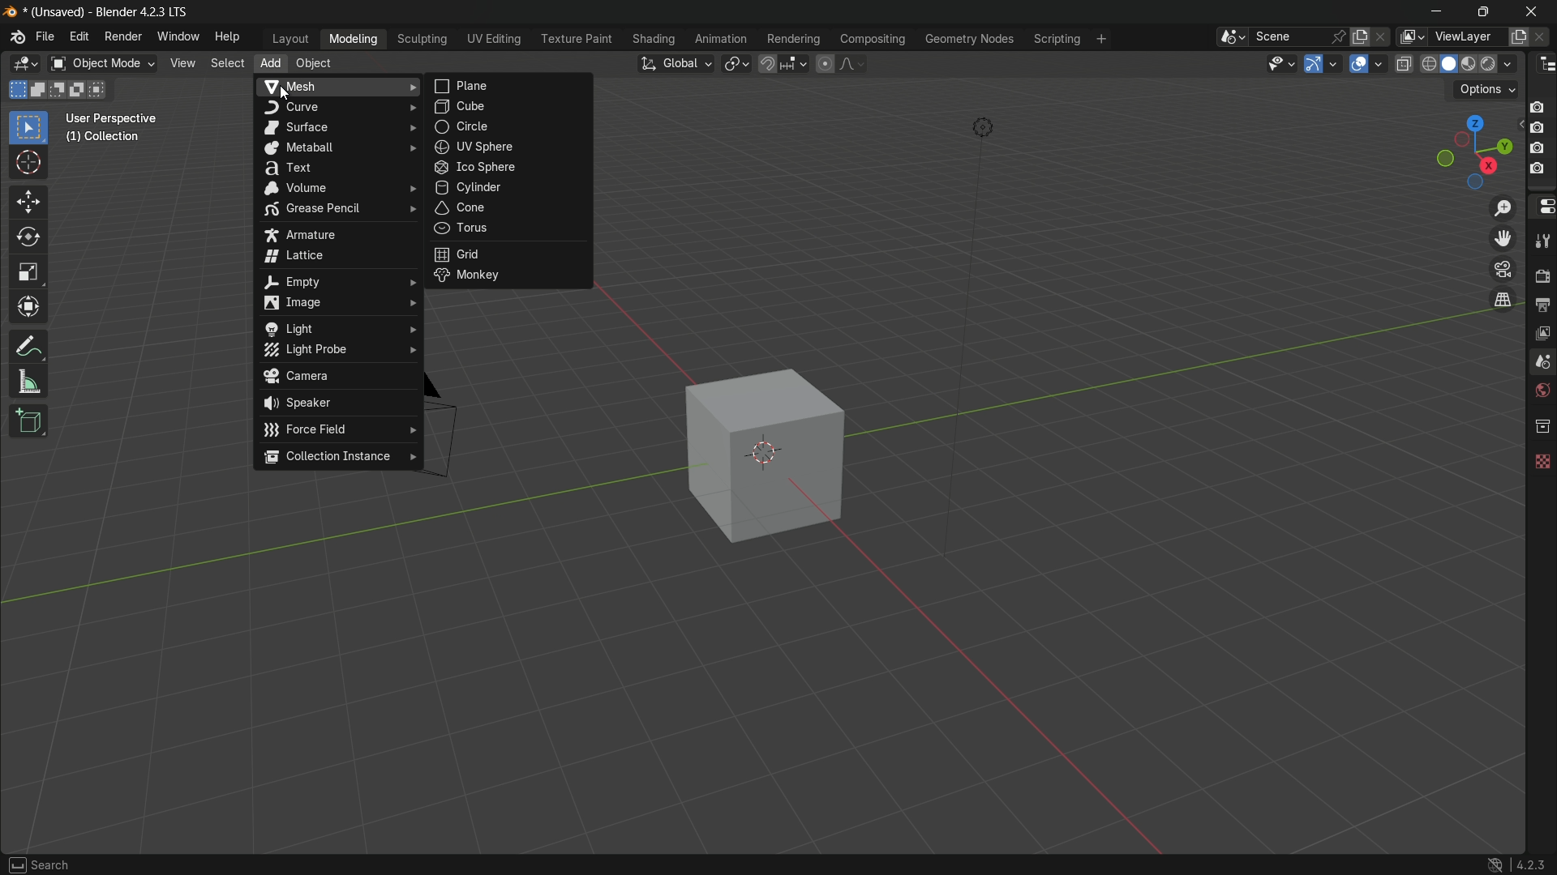 This screenshot has width=1557, height=875. Describe the element at coordinates (226, 62) in the screenshot. I see `select` at that location.